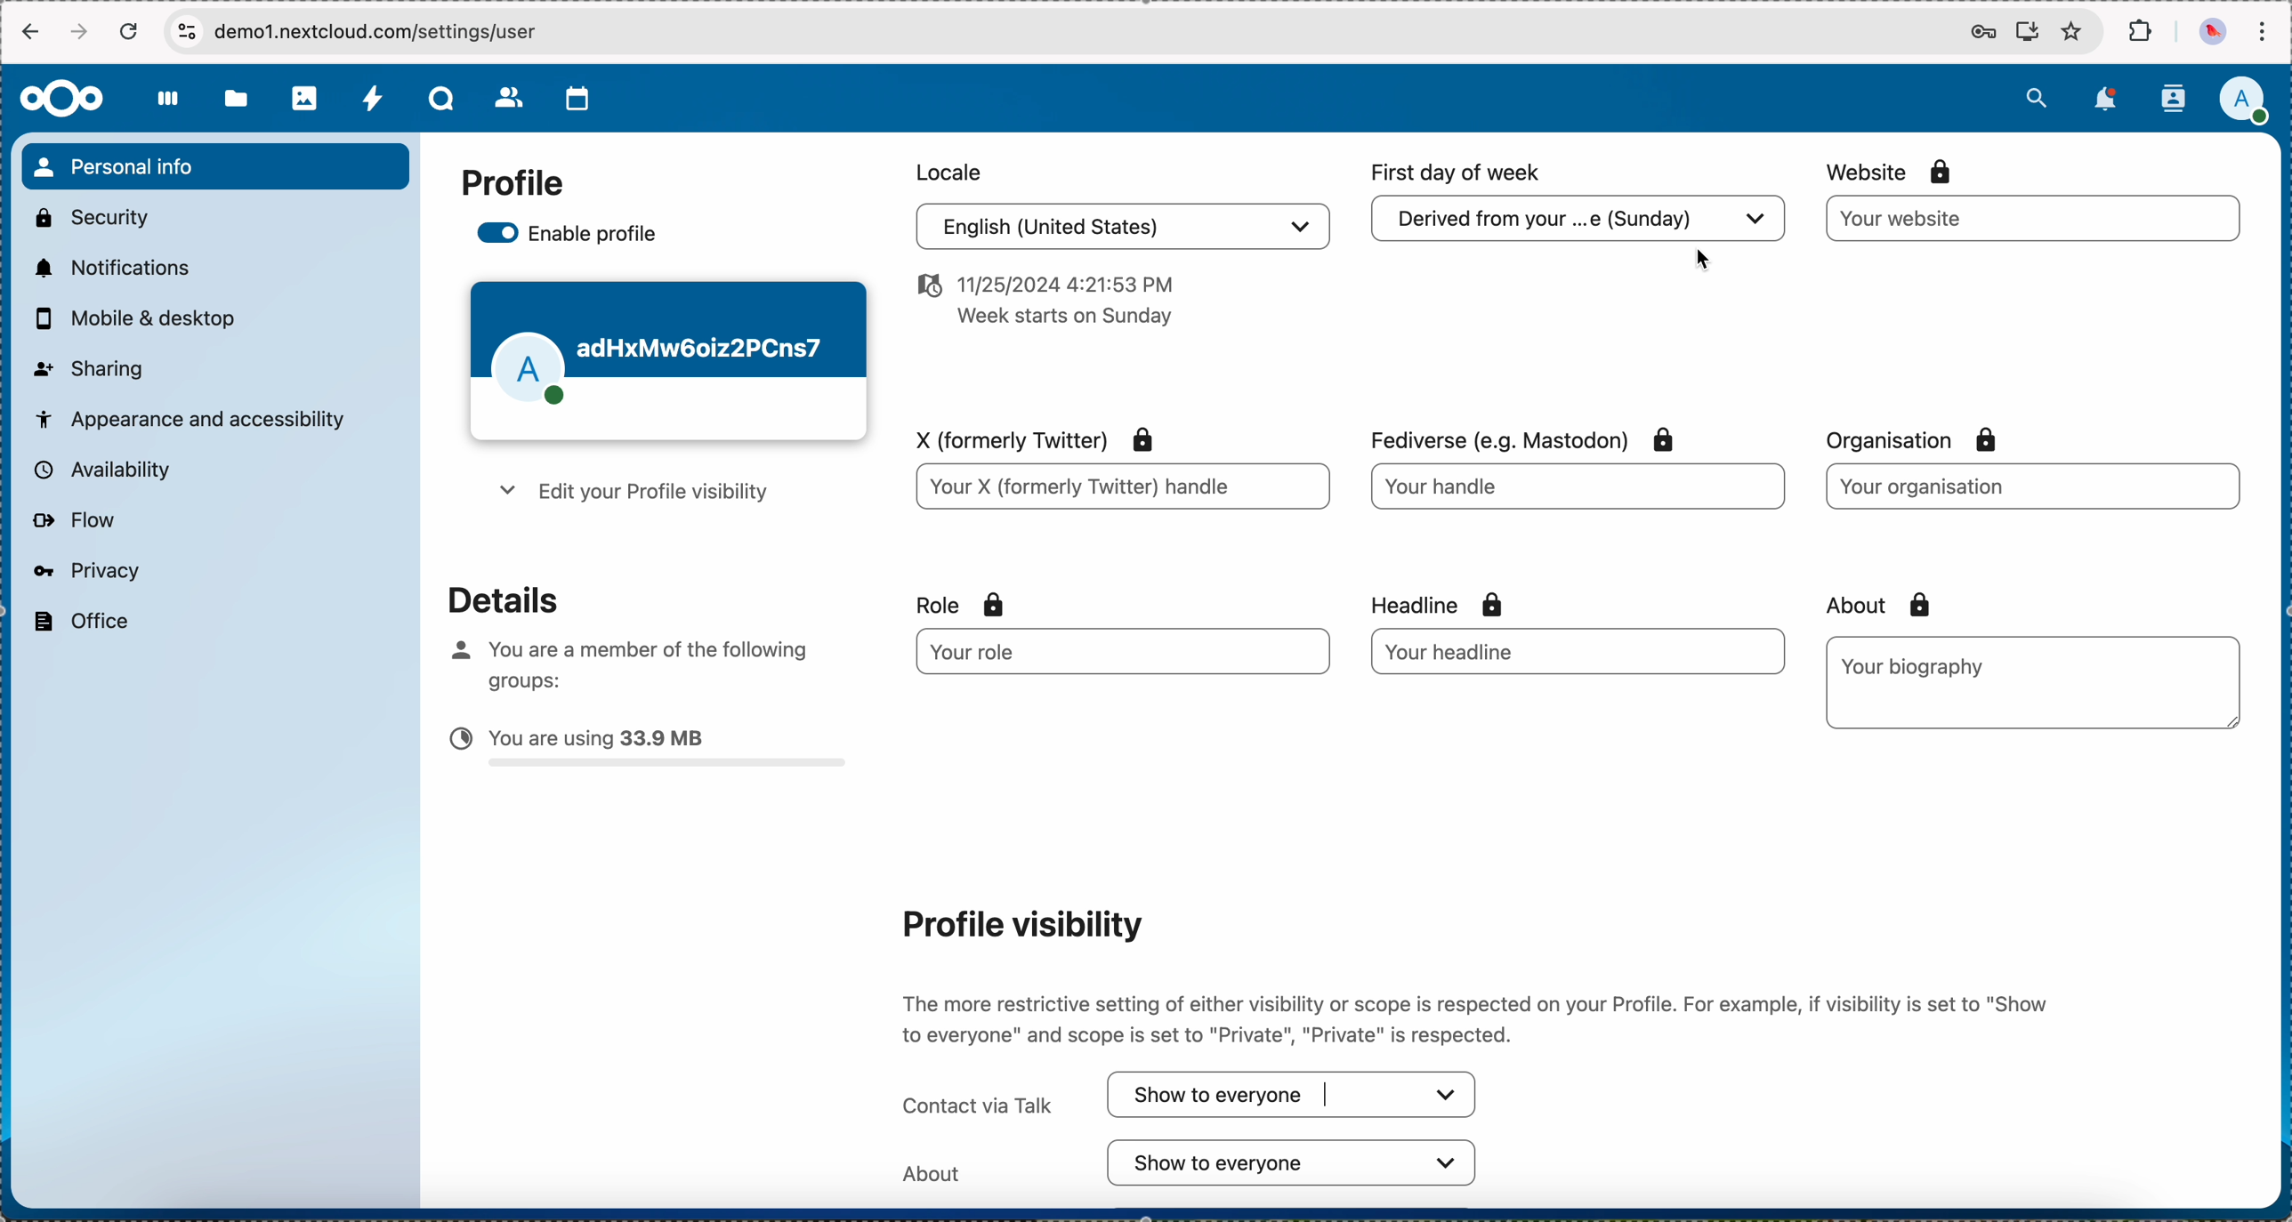  I want to click on extensions, so click(2143, 32).